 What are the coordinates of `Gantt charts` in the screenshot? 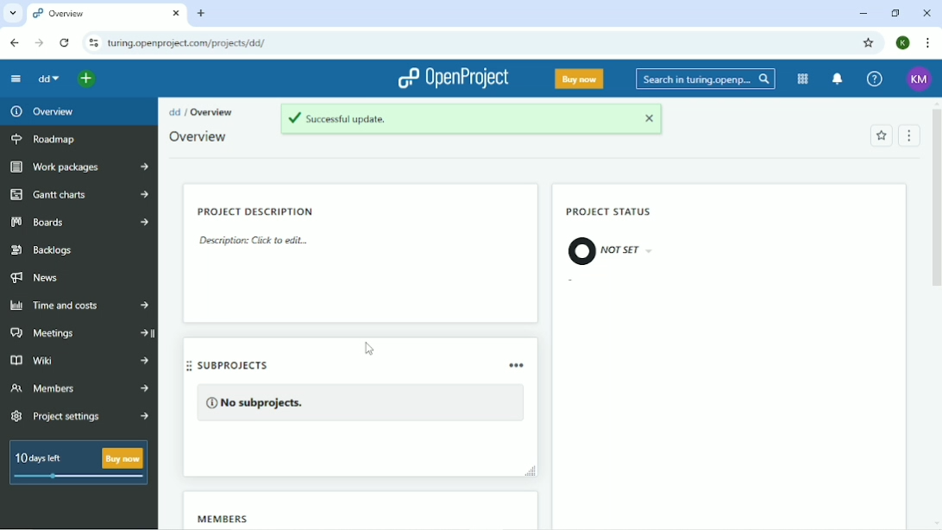 It's located at (80, 196).